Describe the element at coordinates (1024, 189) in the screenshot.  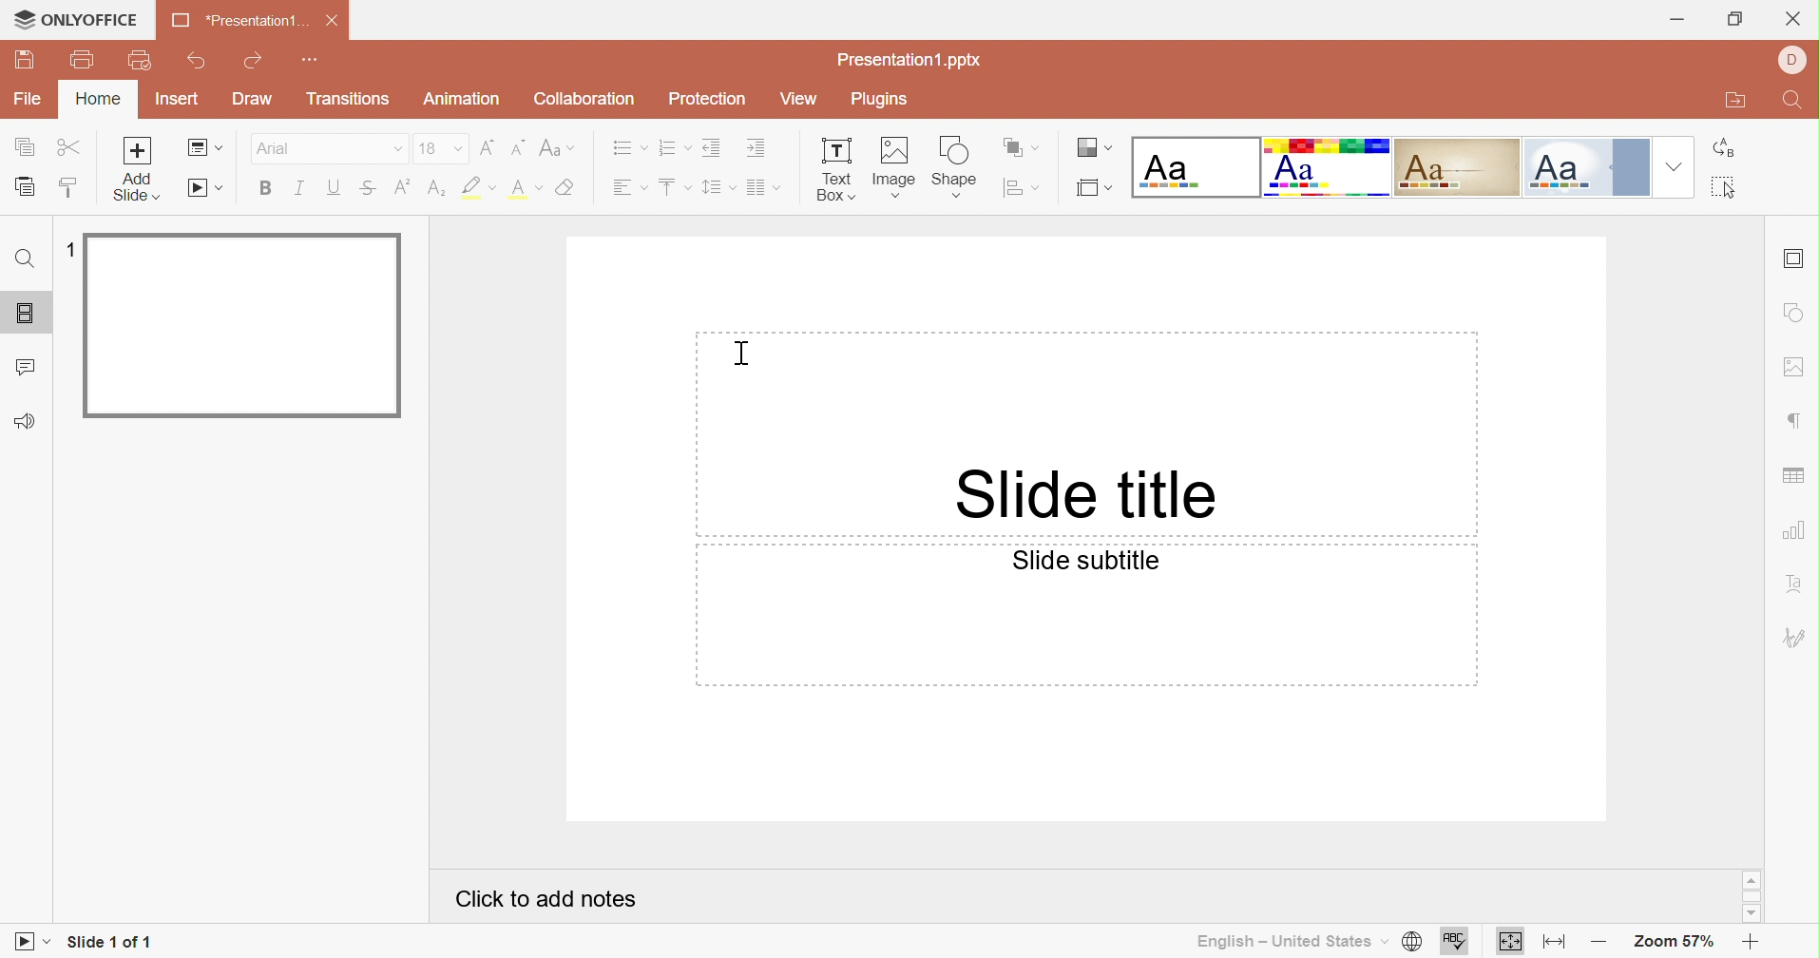
I see `Align shape` at that location.